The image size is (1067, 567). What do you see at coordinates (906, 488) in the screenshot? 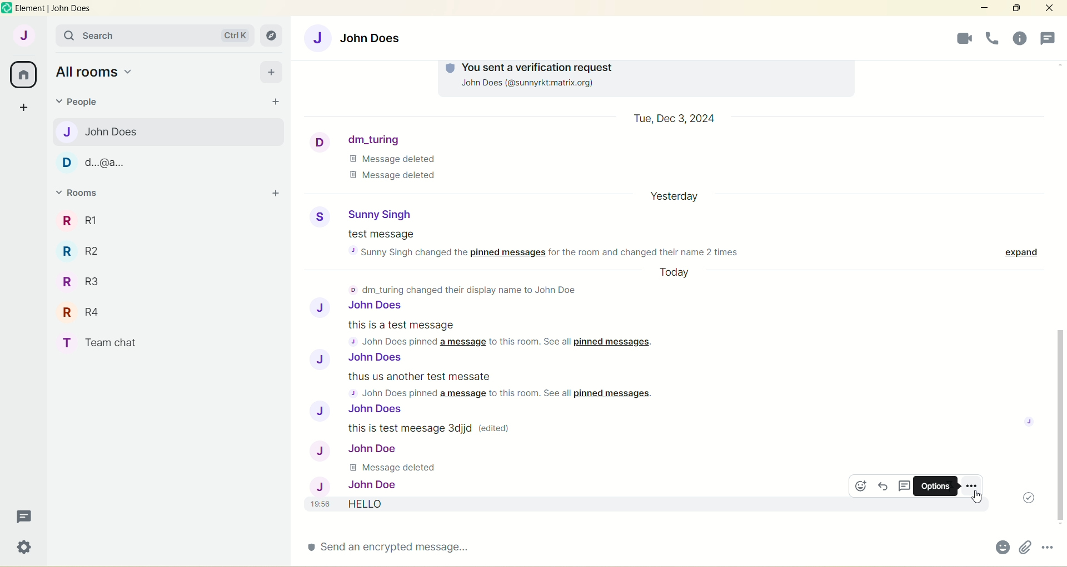
I see `threads` at bounding box center [906, 488].